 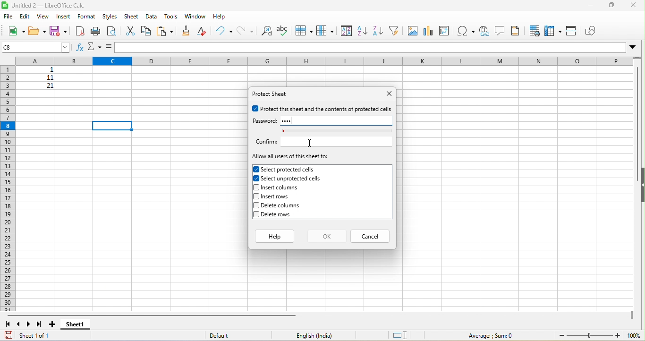 What do you see at coordinates (59, 31) in the screenshot?
I see `save` at bounding box center [59, 31].